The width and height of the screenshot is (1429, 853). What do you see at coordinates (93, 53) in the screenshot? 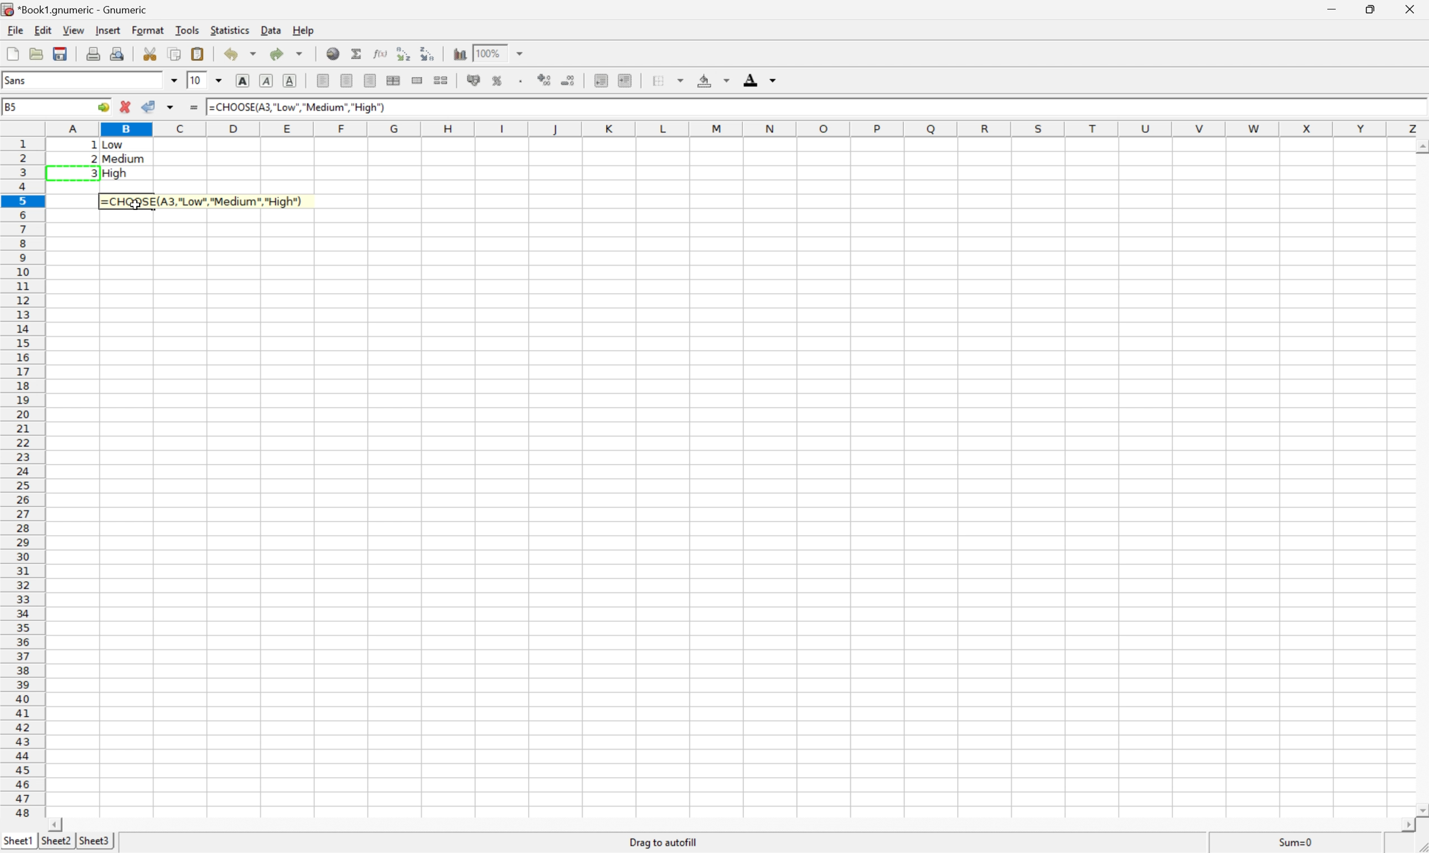
I see `Print current file` at bounding box center [93, 53].